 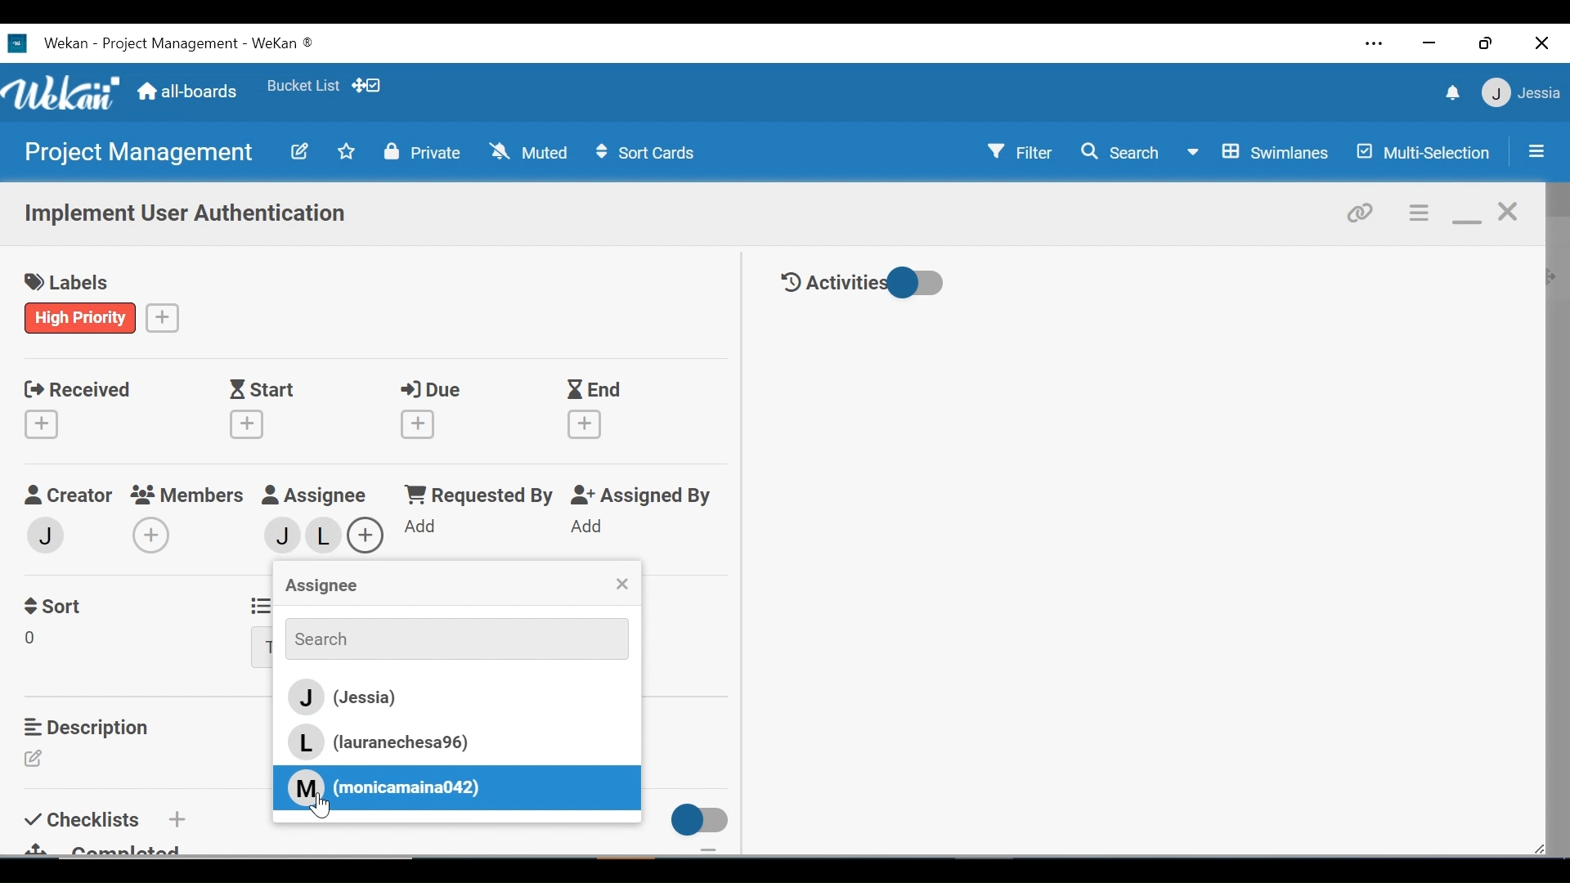 I want to click on (monicamaina042), so click(x=384, y=787).